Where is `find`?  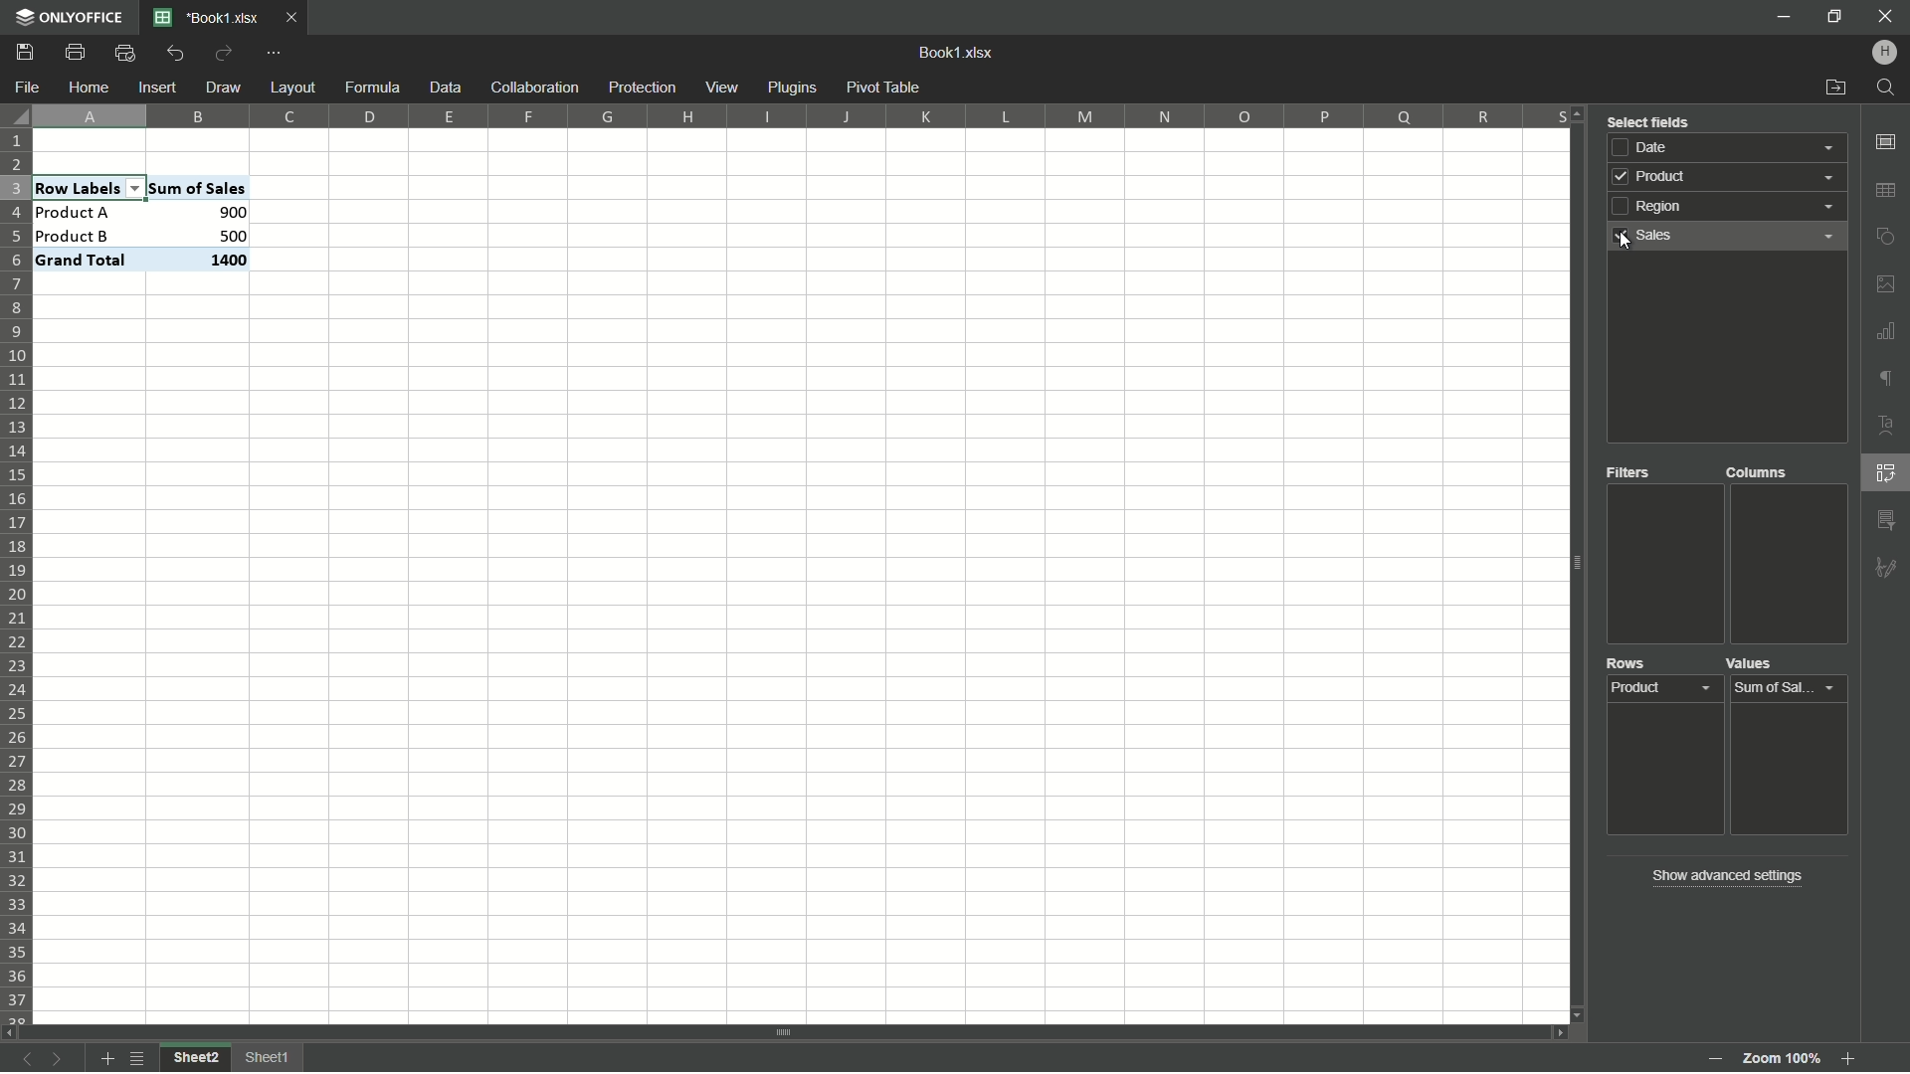
find is located at coordinates (1888, 89).